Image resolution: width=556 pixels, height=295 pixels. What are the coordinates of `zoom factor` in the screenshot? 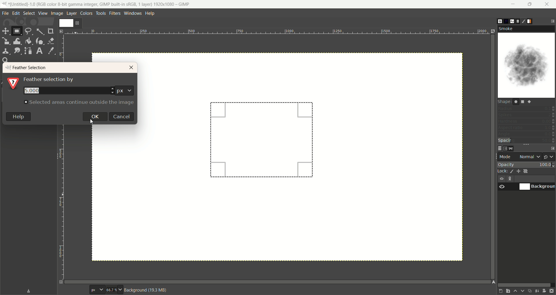 It's located at (114, 290).